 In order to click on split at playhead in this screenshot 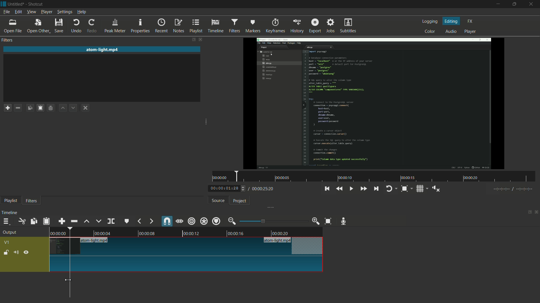, I will do `click(111, 221)`.